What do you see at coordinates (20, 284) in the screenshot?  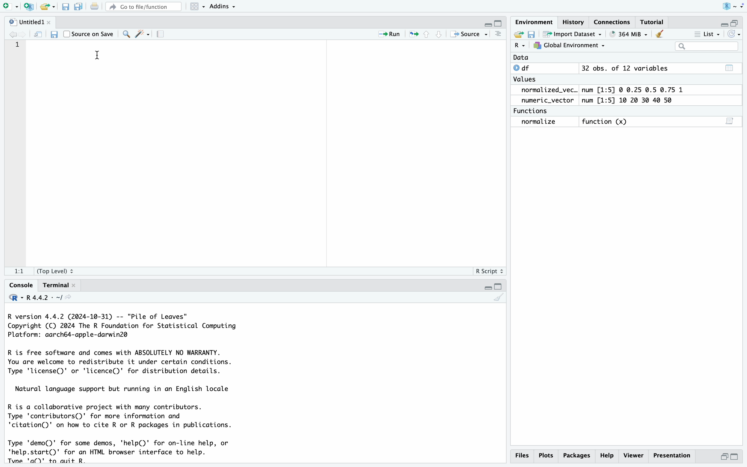 I see `Console` at bounding box center [20, 284].